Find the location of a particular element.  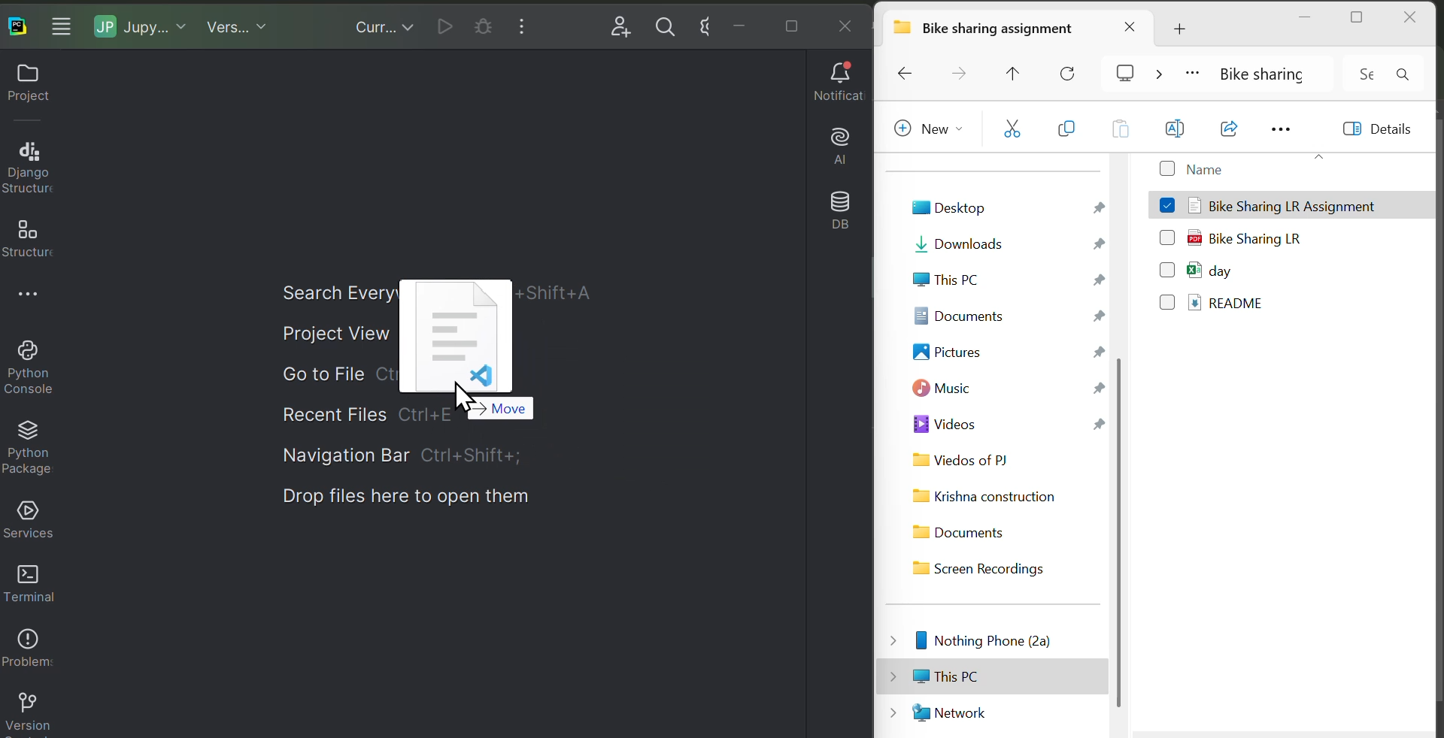

New is located at coordinates (928, 132).